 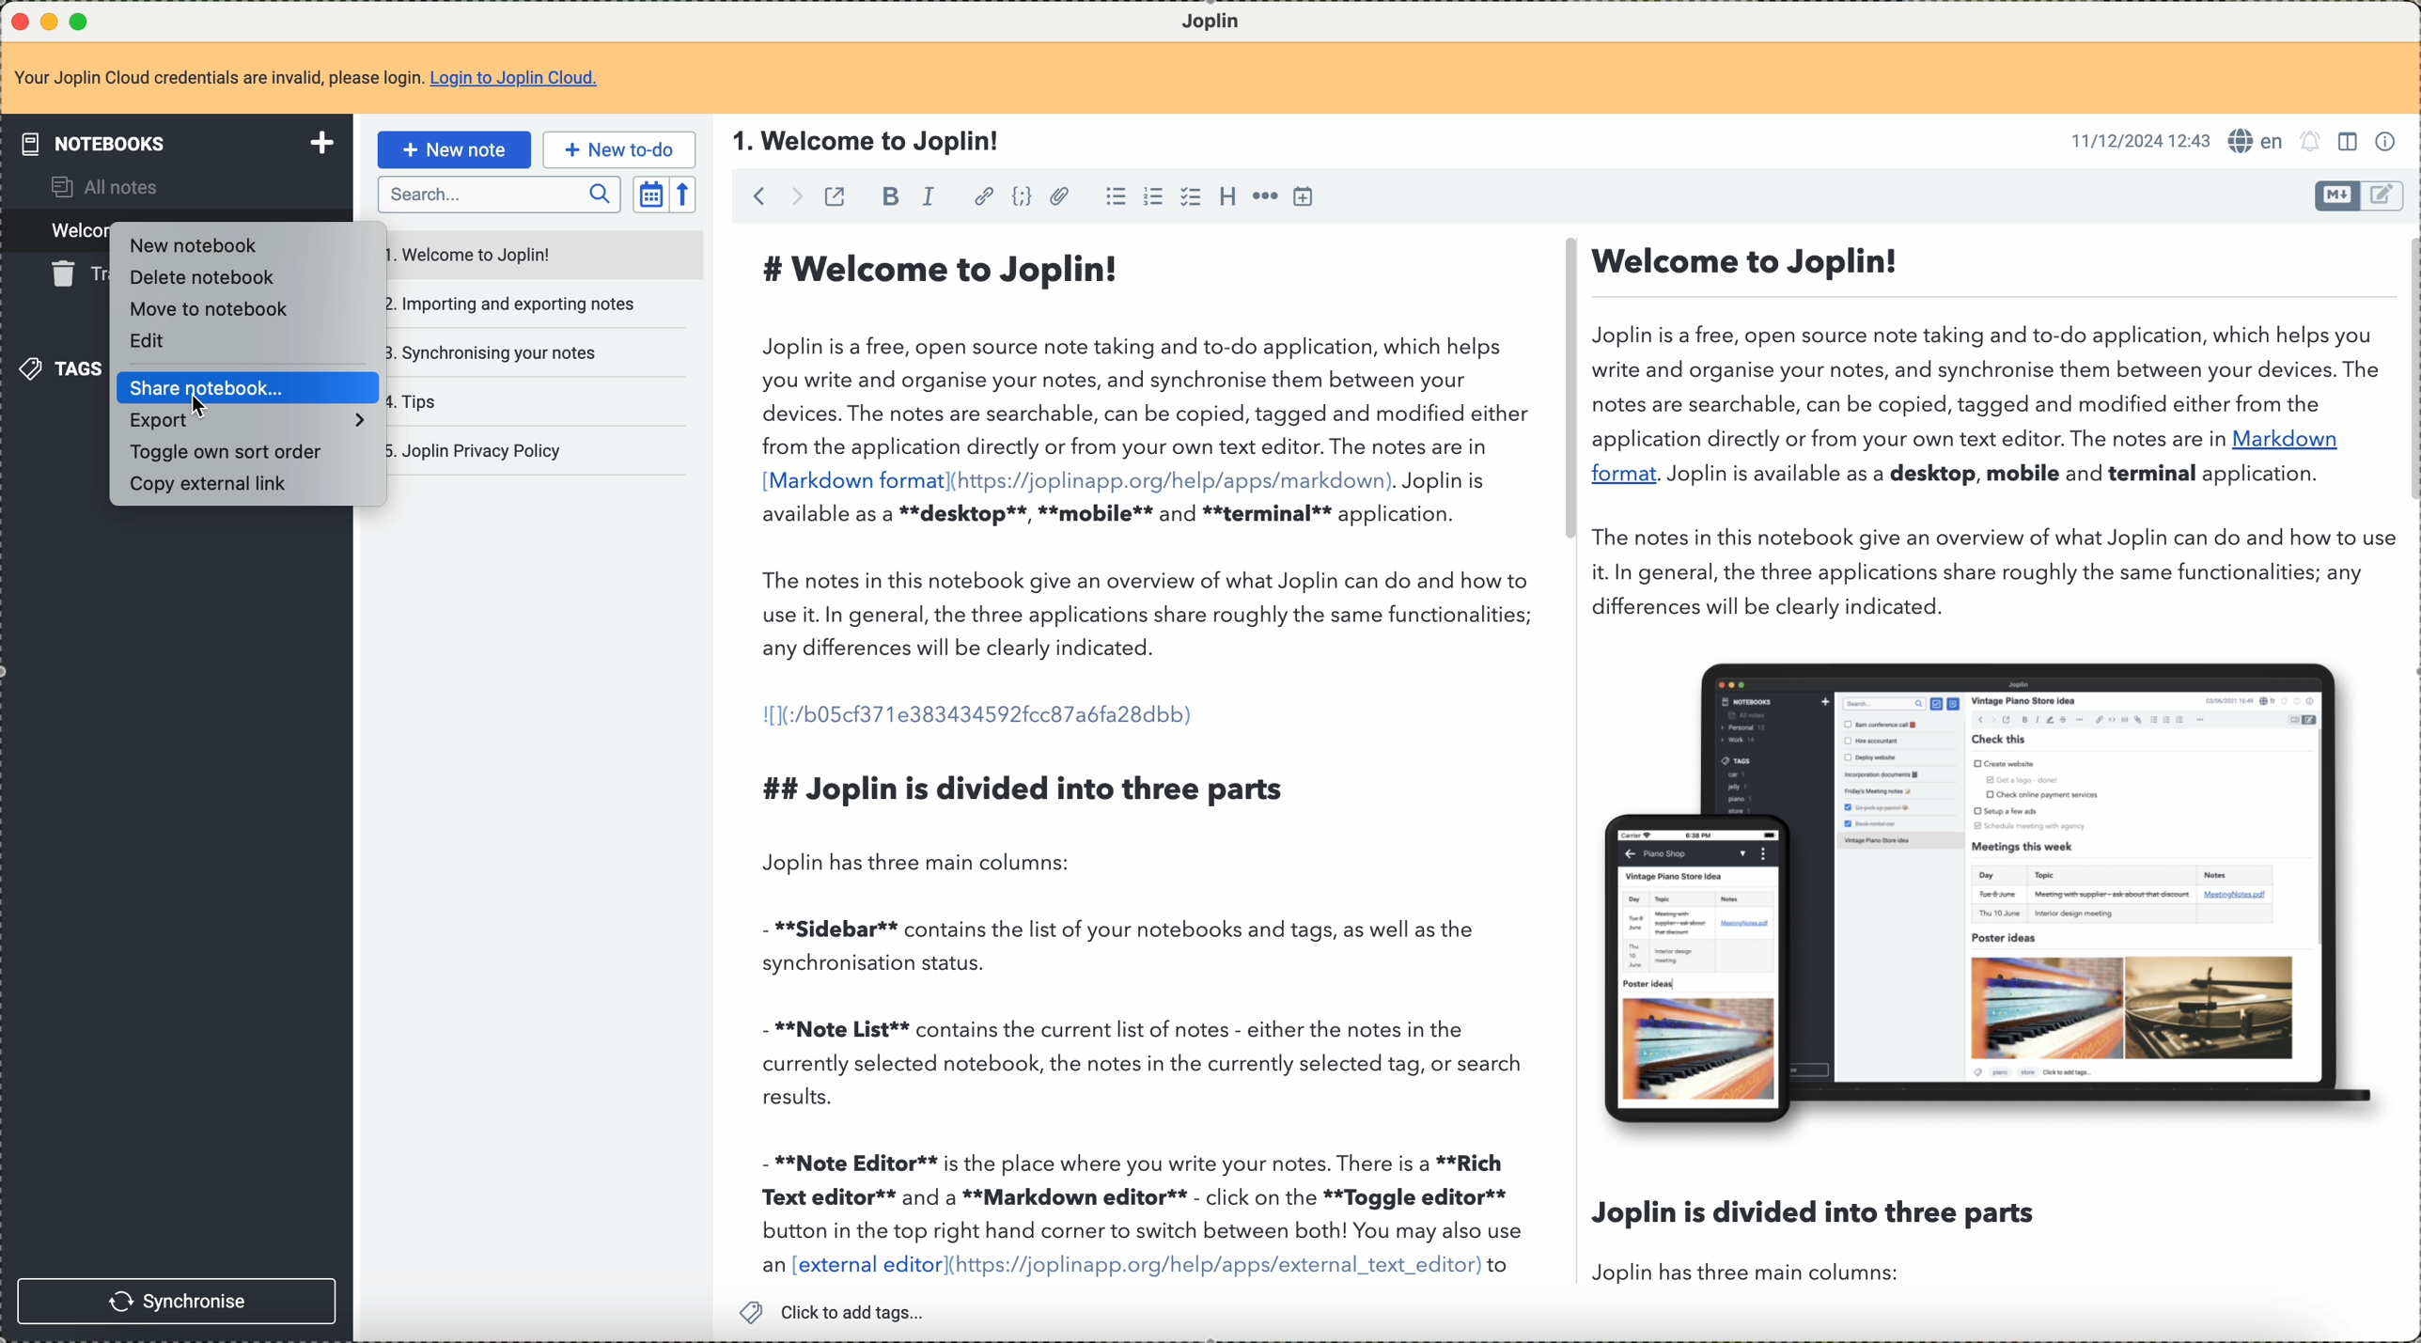 What do you see at coordinates (498, 195) in the screenshot?
I see `search bar` at bounding box center [498, 195].